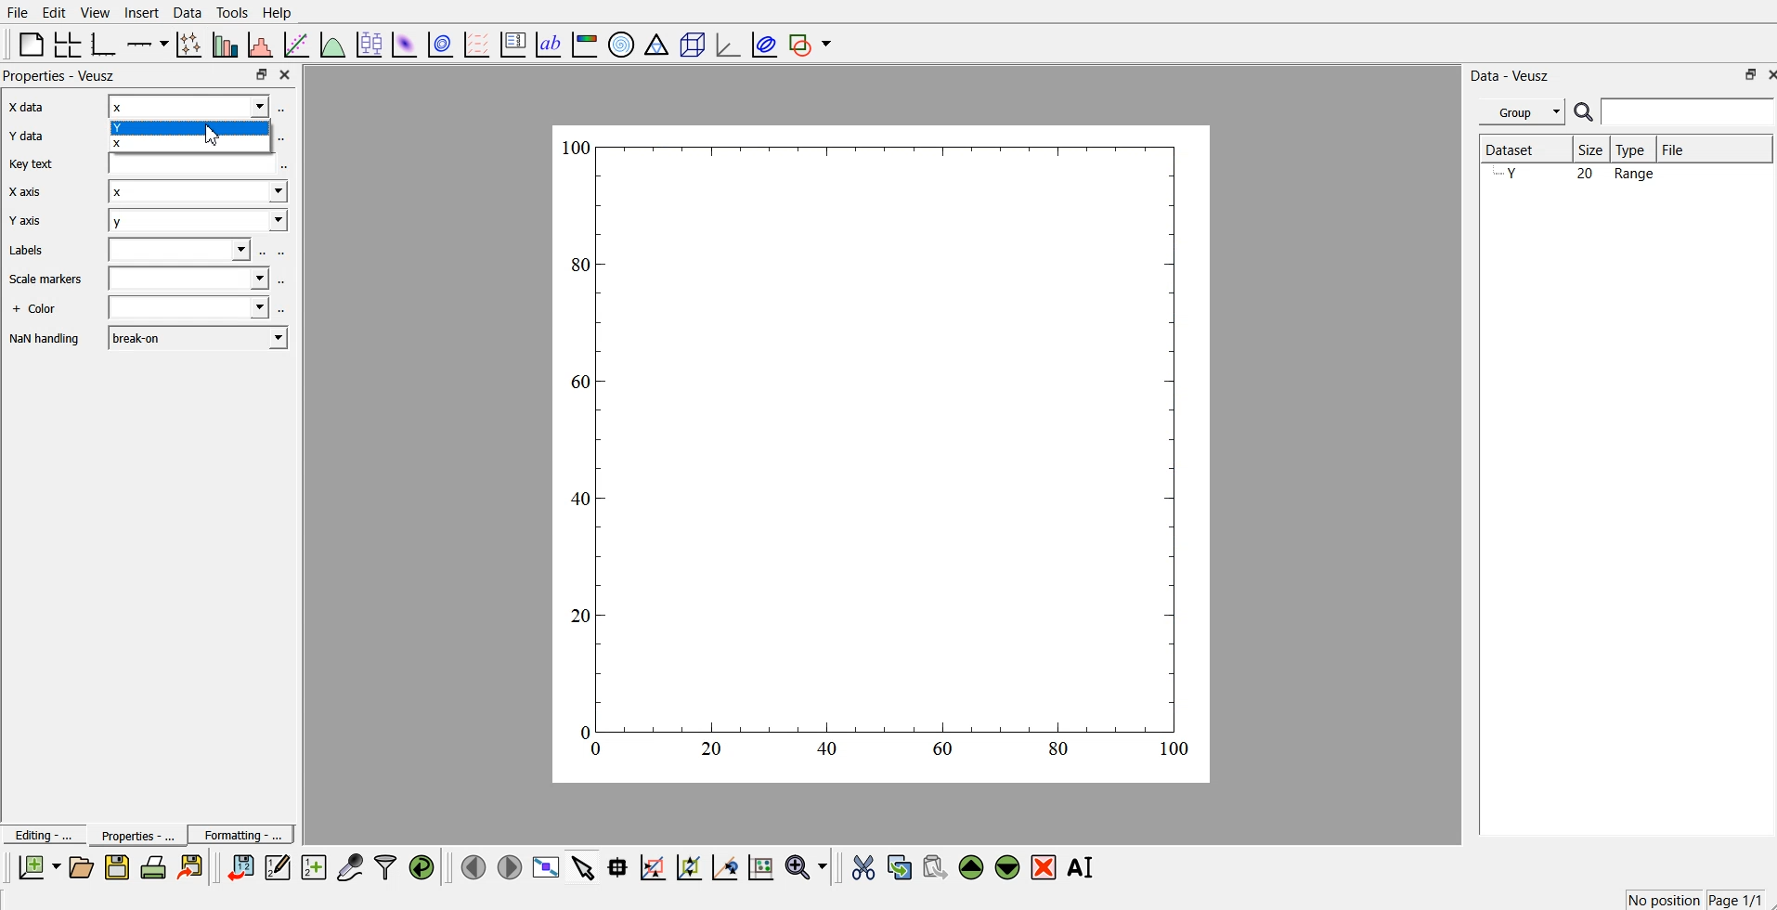  Describe the element at coordinates (901, 864) in the screenshot. I see `copy` at that location.